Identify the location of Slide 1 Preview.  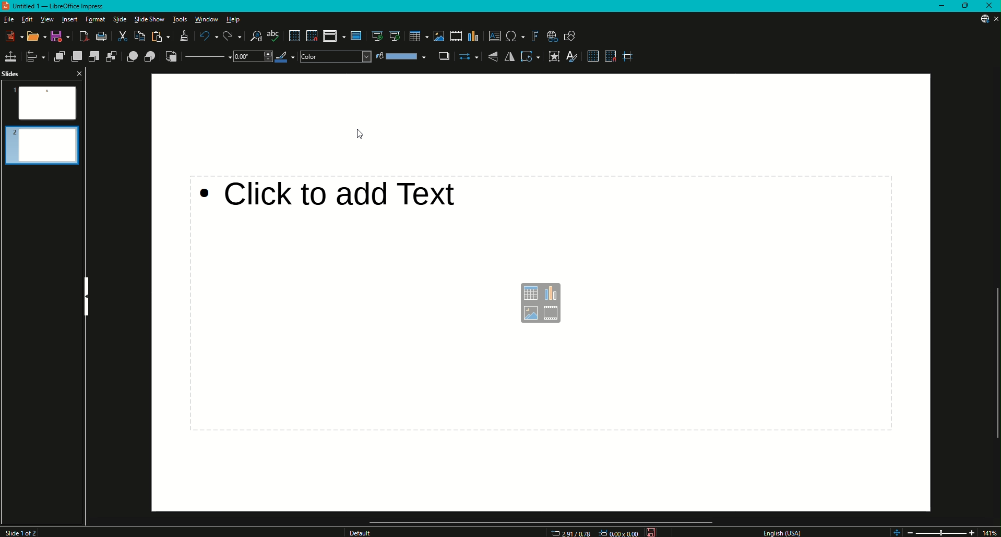
(43, 103).